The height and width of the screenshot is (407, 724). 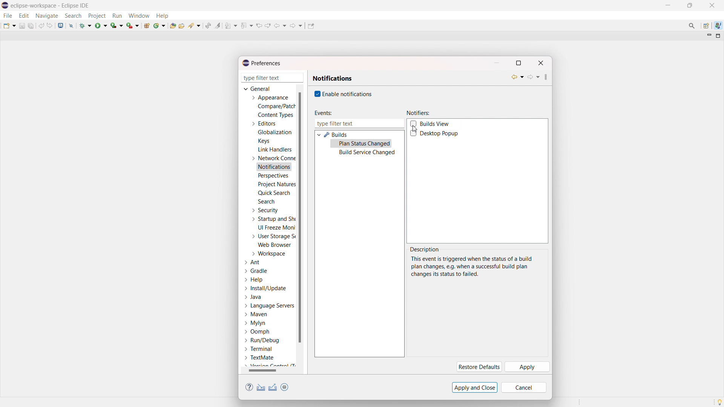 I want to click on enable notifications, so click(x=348, y=93).